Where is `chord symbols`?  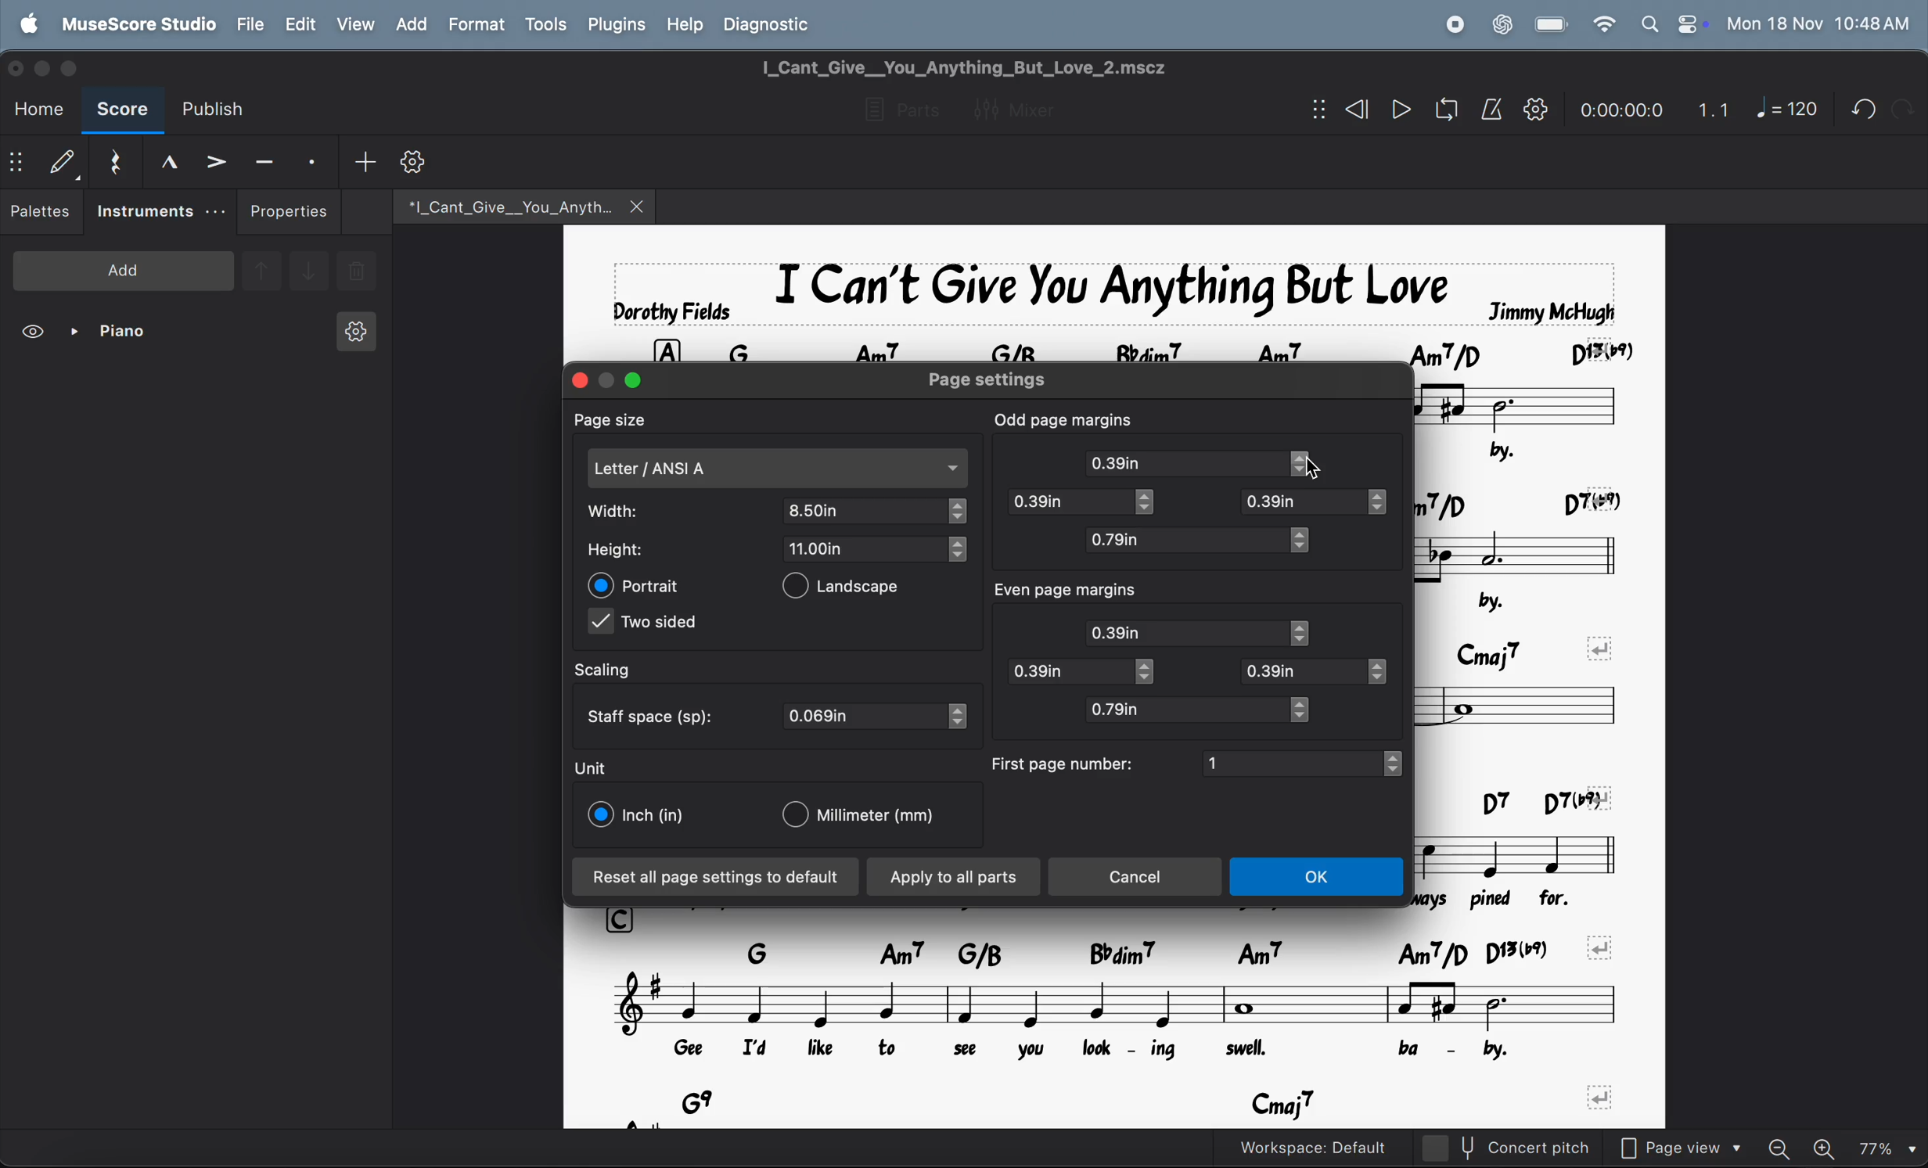 chord symbols is located at coordinates (1179, 347).